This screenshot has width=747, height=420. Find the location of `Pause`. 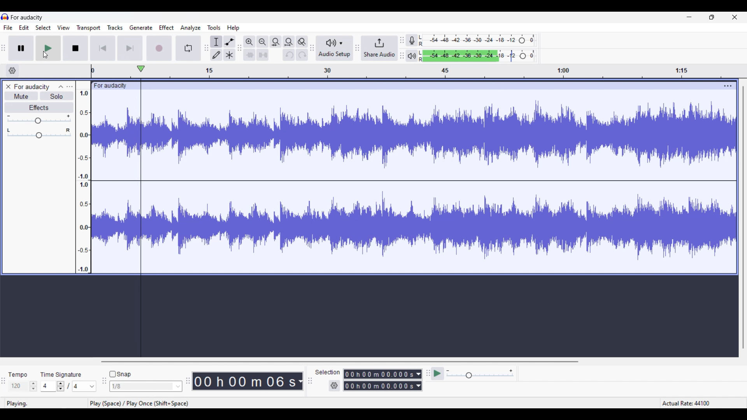

Pause is located at coordinates (21, 48).